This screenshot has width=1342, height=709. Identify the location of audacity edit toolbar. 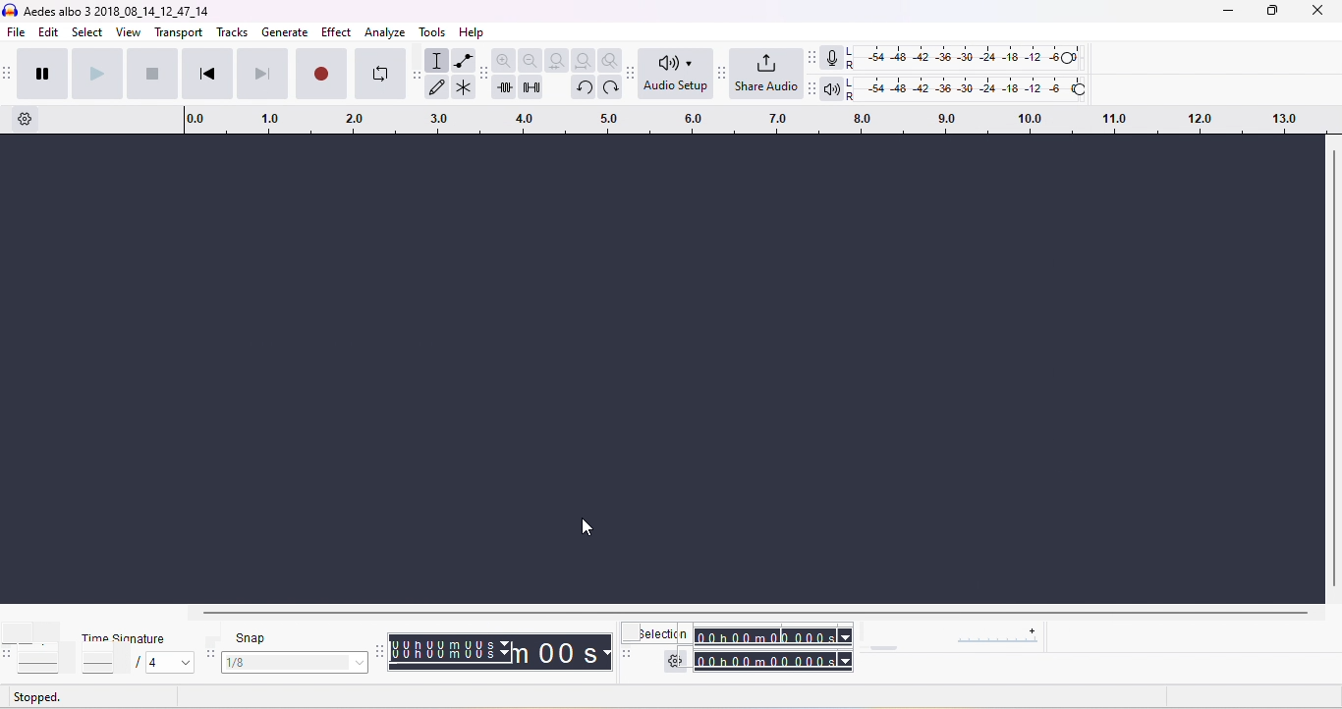
(483, 73).